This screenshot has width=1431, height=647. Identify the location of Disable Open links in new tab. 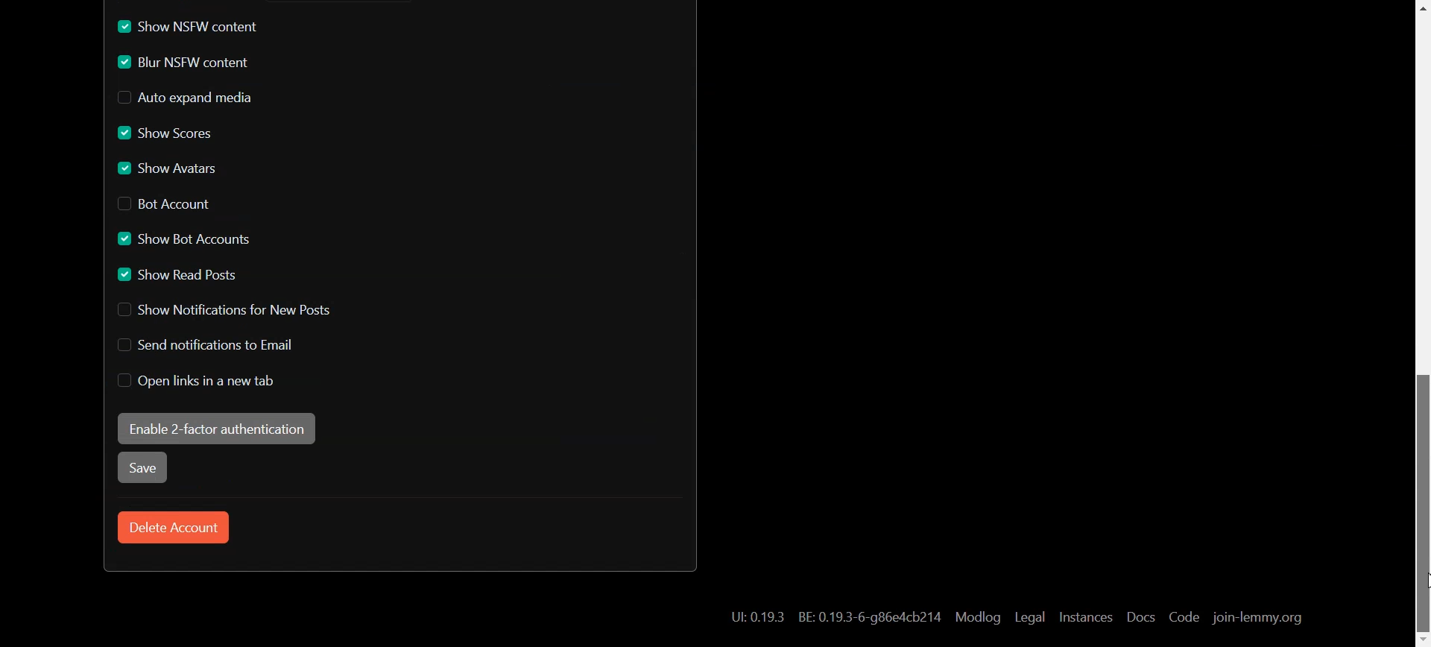
(198, 380).